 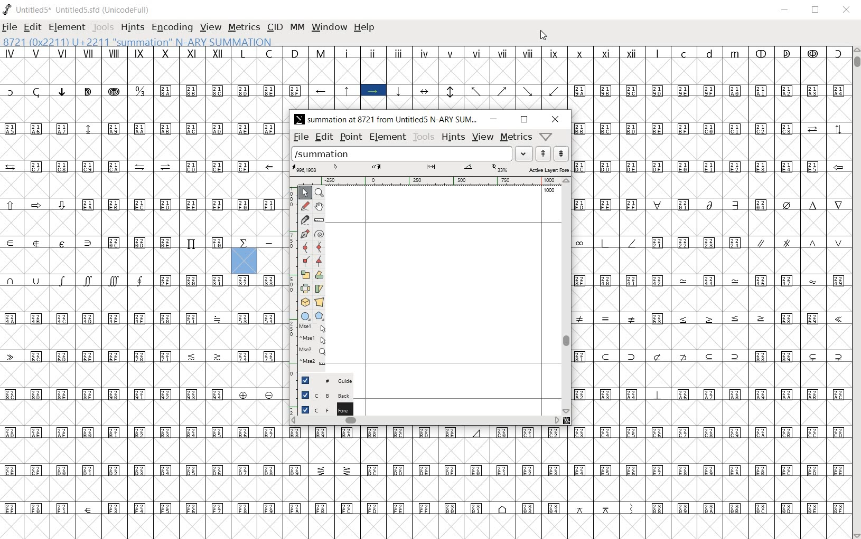 What do you see at coordinates (79, 9) in the screenshot?
I see `Untitled5* Untitled5.sfd (UnicodeFull)` at bounding box center [79, 9].